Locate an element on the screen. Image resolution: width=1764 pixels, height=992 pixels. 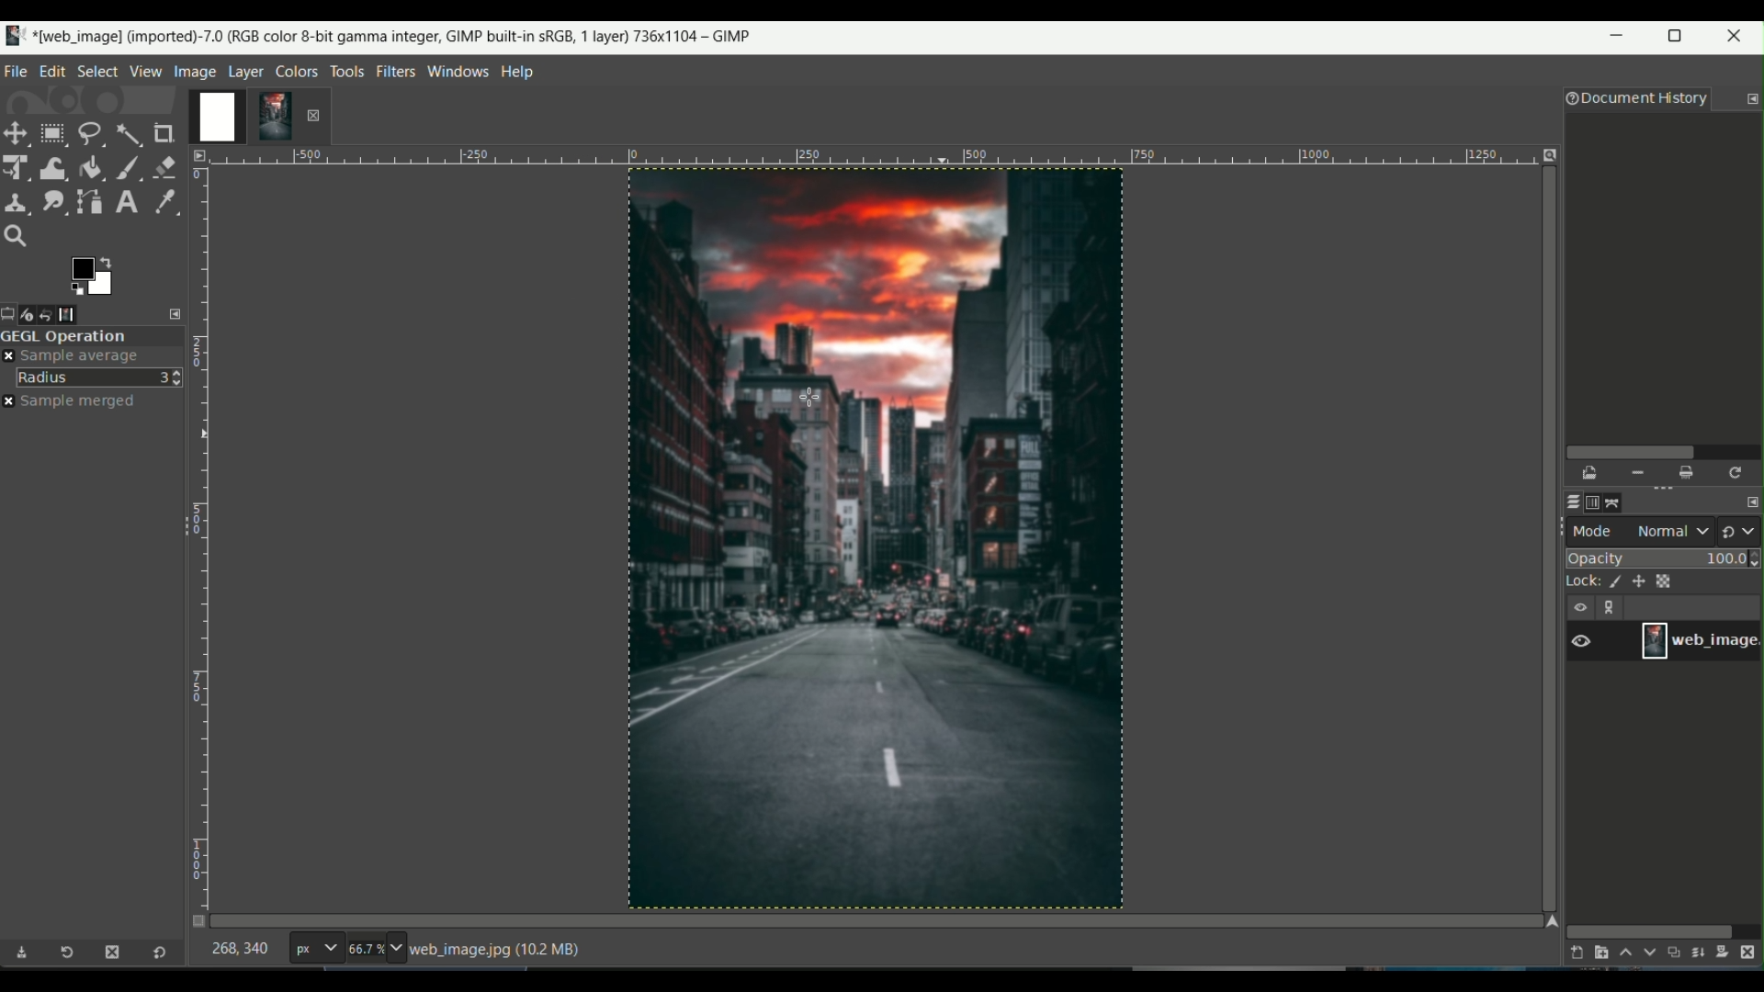
colors tab is located at coordinates (298, 70).